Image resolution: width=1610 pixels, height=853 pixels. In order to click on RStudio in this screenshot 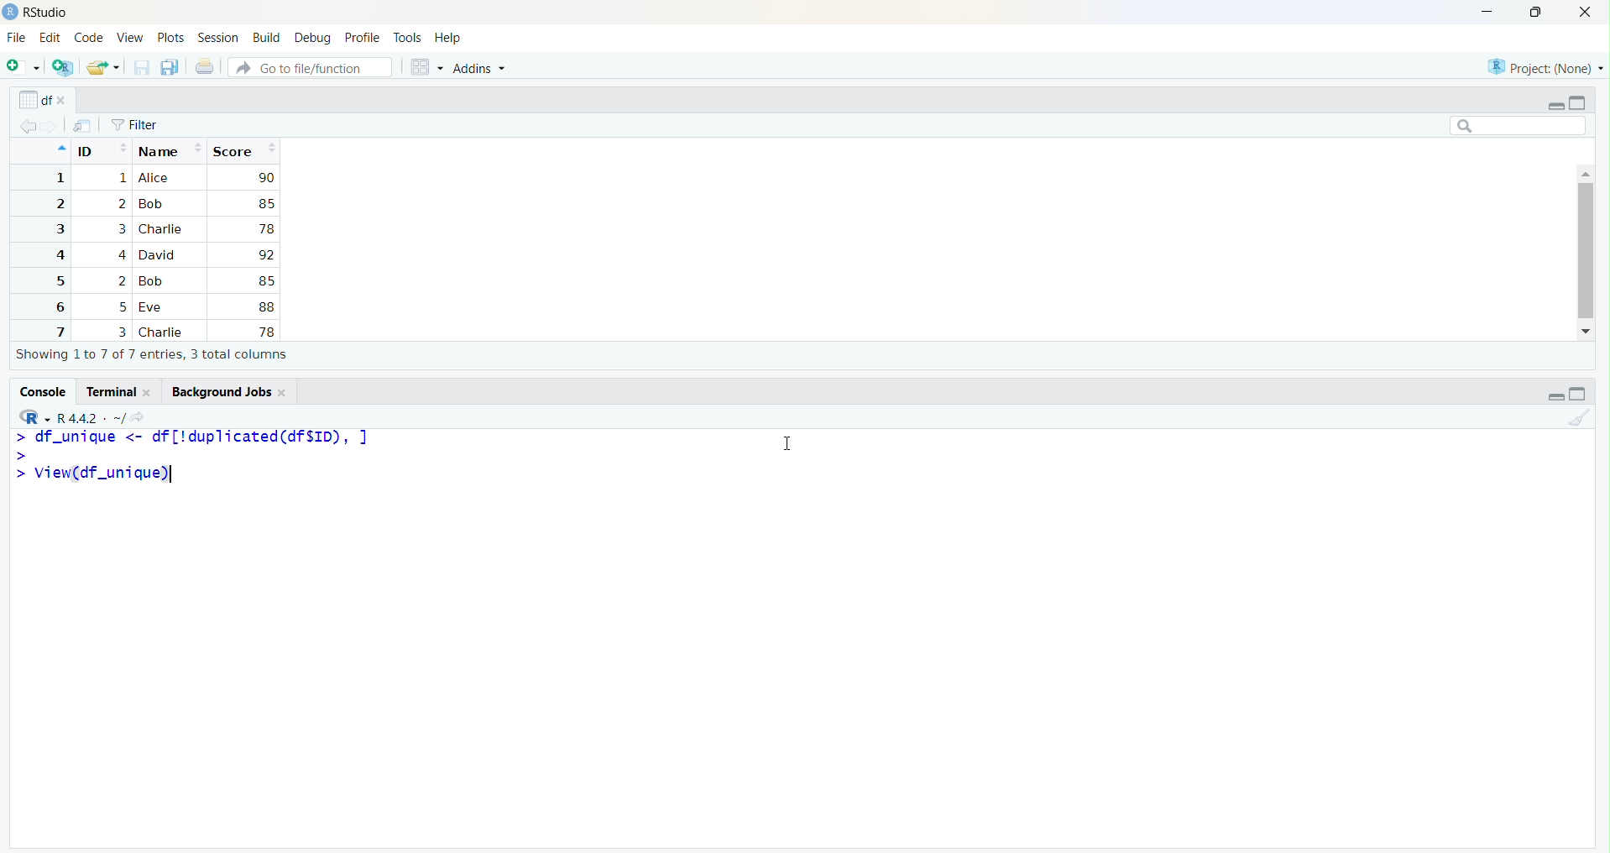, I will do `click(47, 13)`.